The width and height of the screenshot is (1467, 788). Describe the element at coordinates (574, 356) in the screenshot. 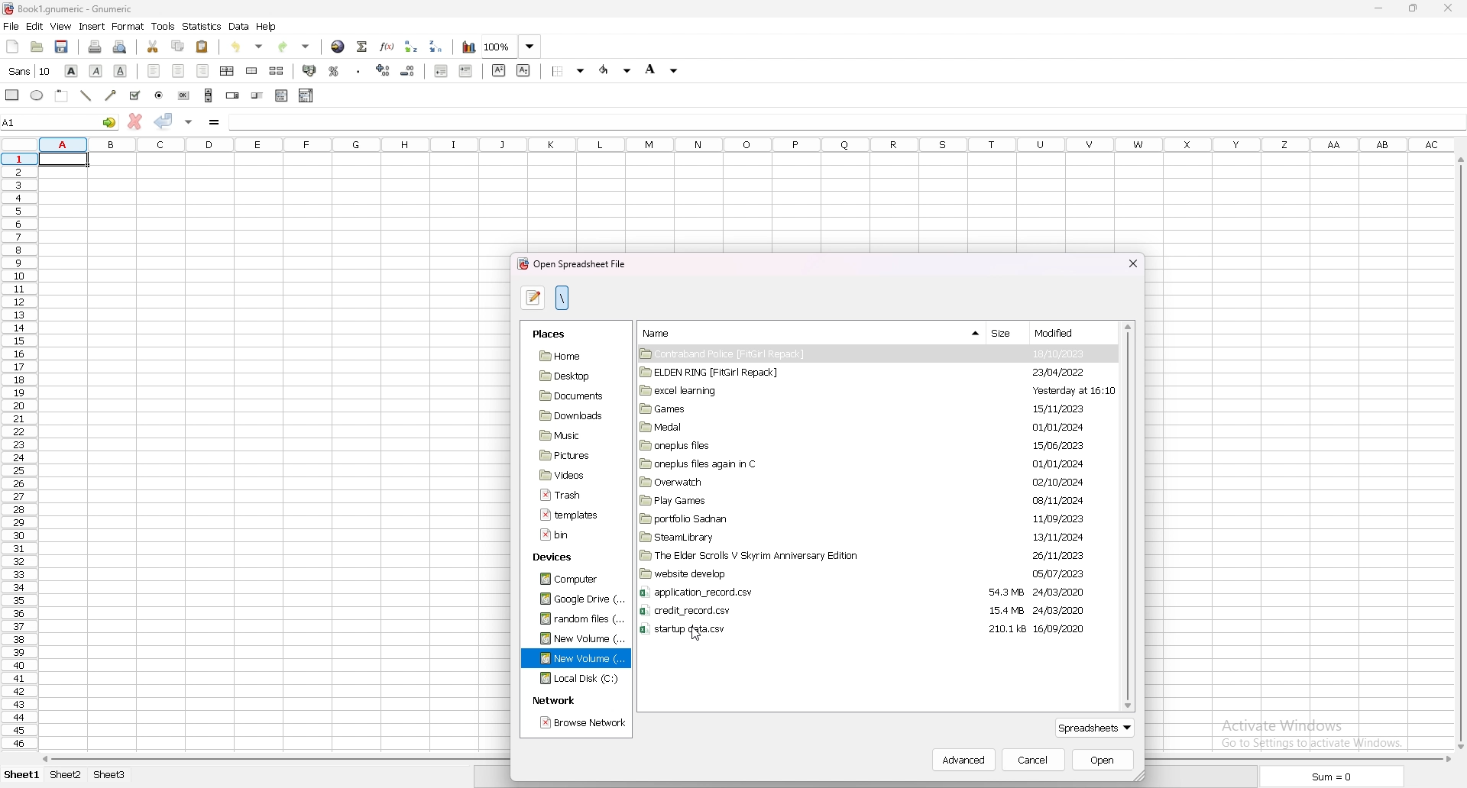

I see `folder` at that location.